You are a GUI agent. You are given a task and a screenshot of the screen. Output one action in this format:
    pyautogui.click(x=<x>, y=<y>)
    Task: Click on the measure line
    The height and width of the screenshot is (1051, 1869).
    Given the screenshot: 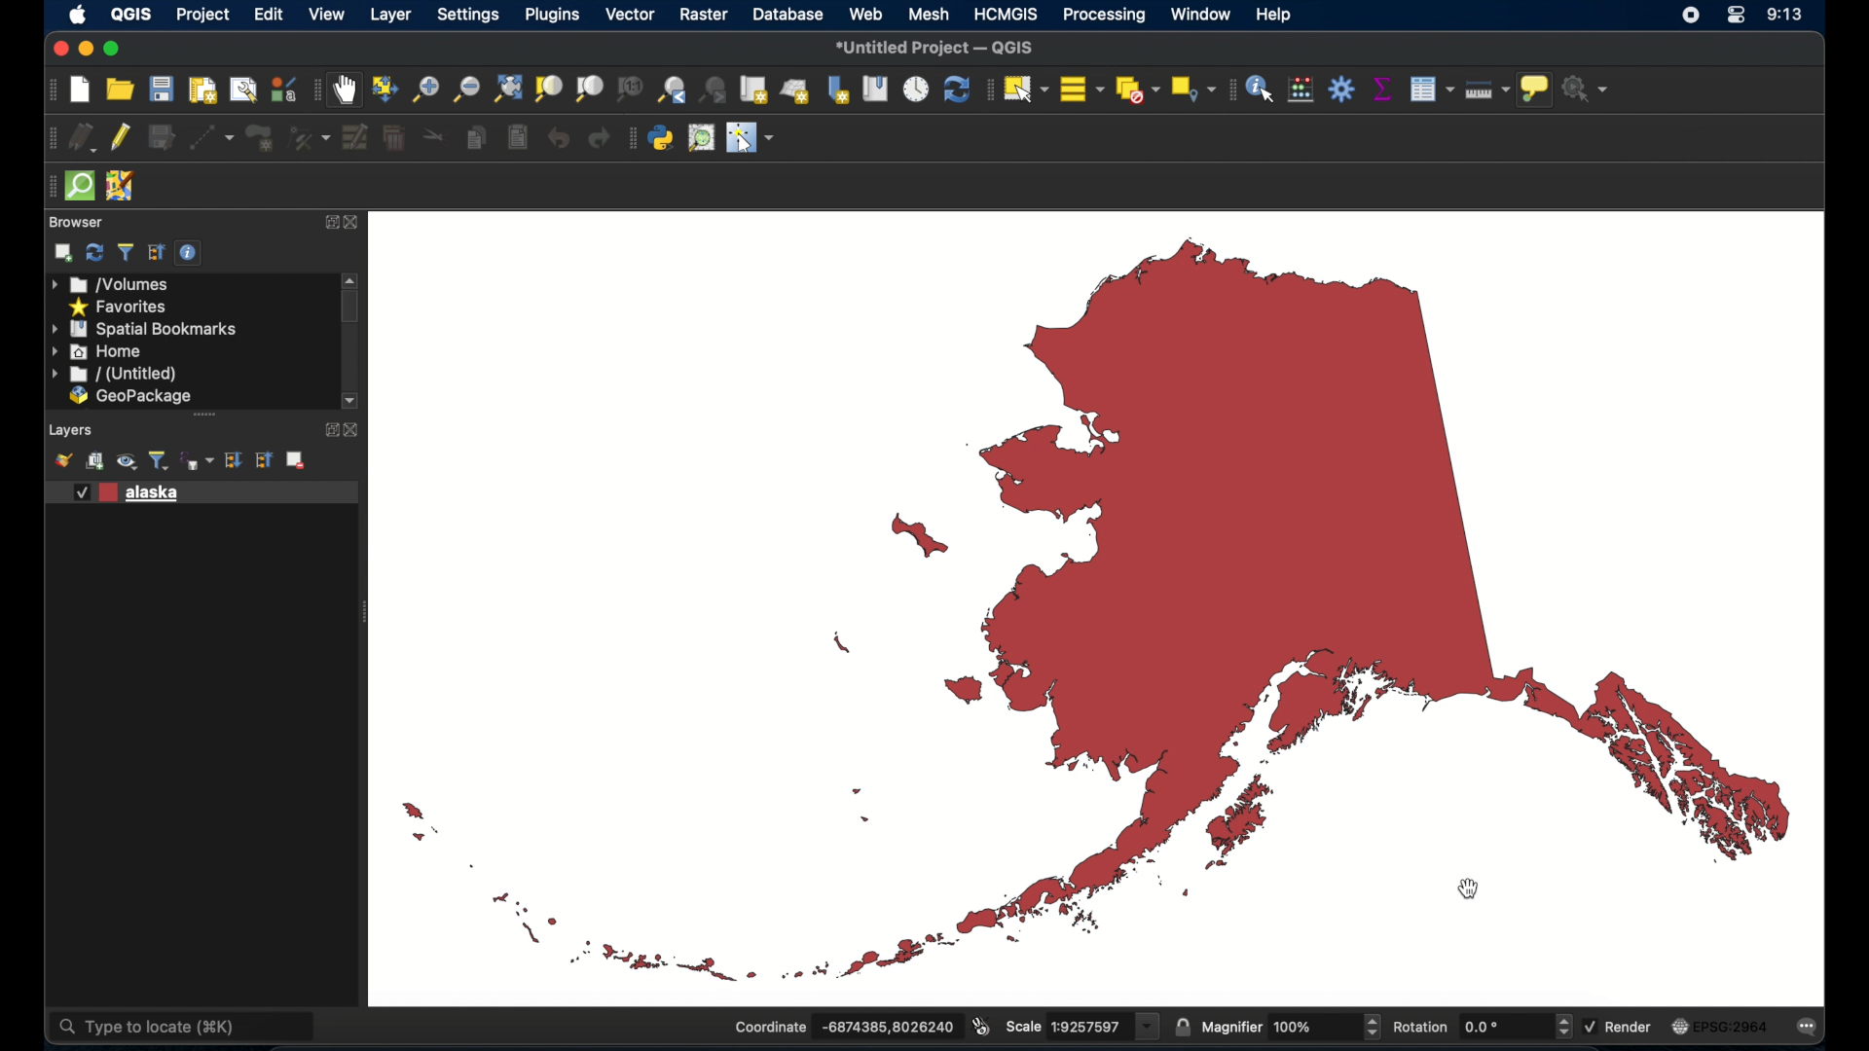 What is the action you would take?
    pyautogui.click(x=1488, y=91)
    